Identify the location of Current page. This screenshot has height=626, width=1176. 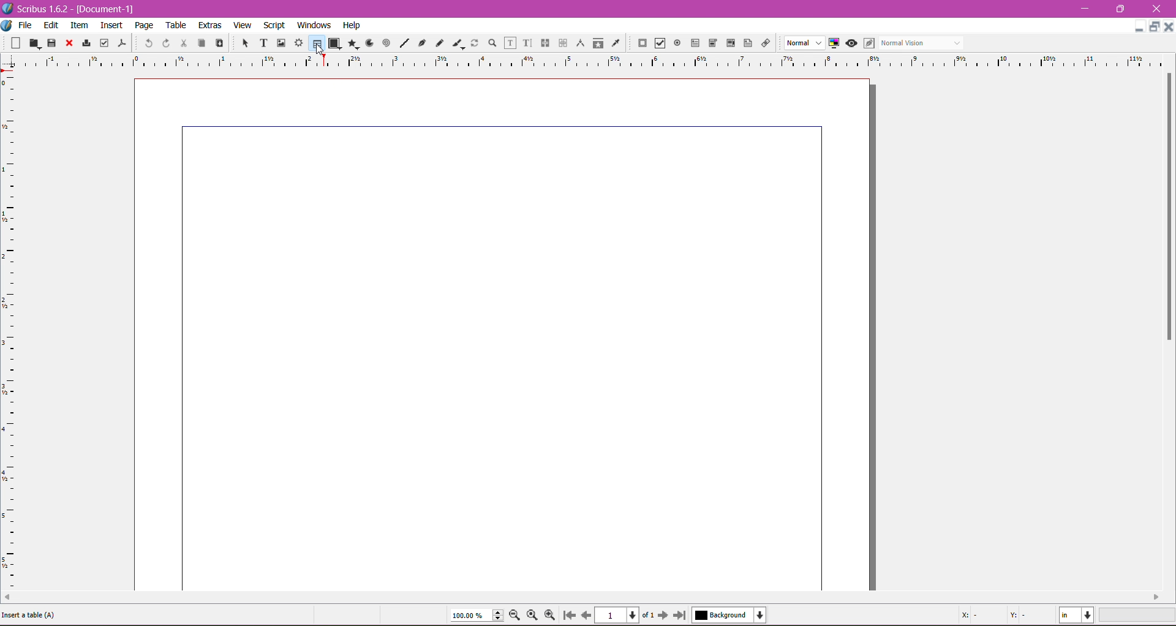
(505, 333).